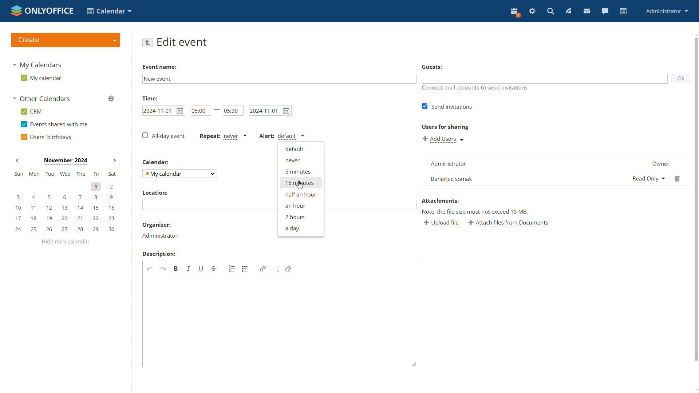  I want to click on italic, so click(189, 269).